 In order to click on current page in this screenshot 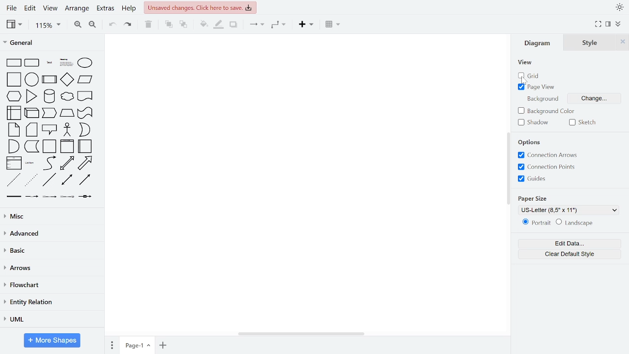, I will do `click(137, 346)`.